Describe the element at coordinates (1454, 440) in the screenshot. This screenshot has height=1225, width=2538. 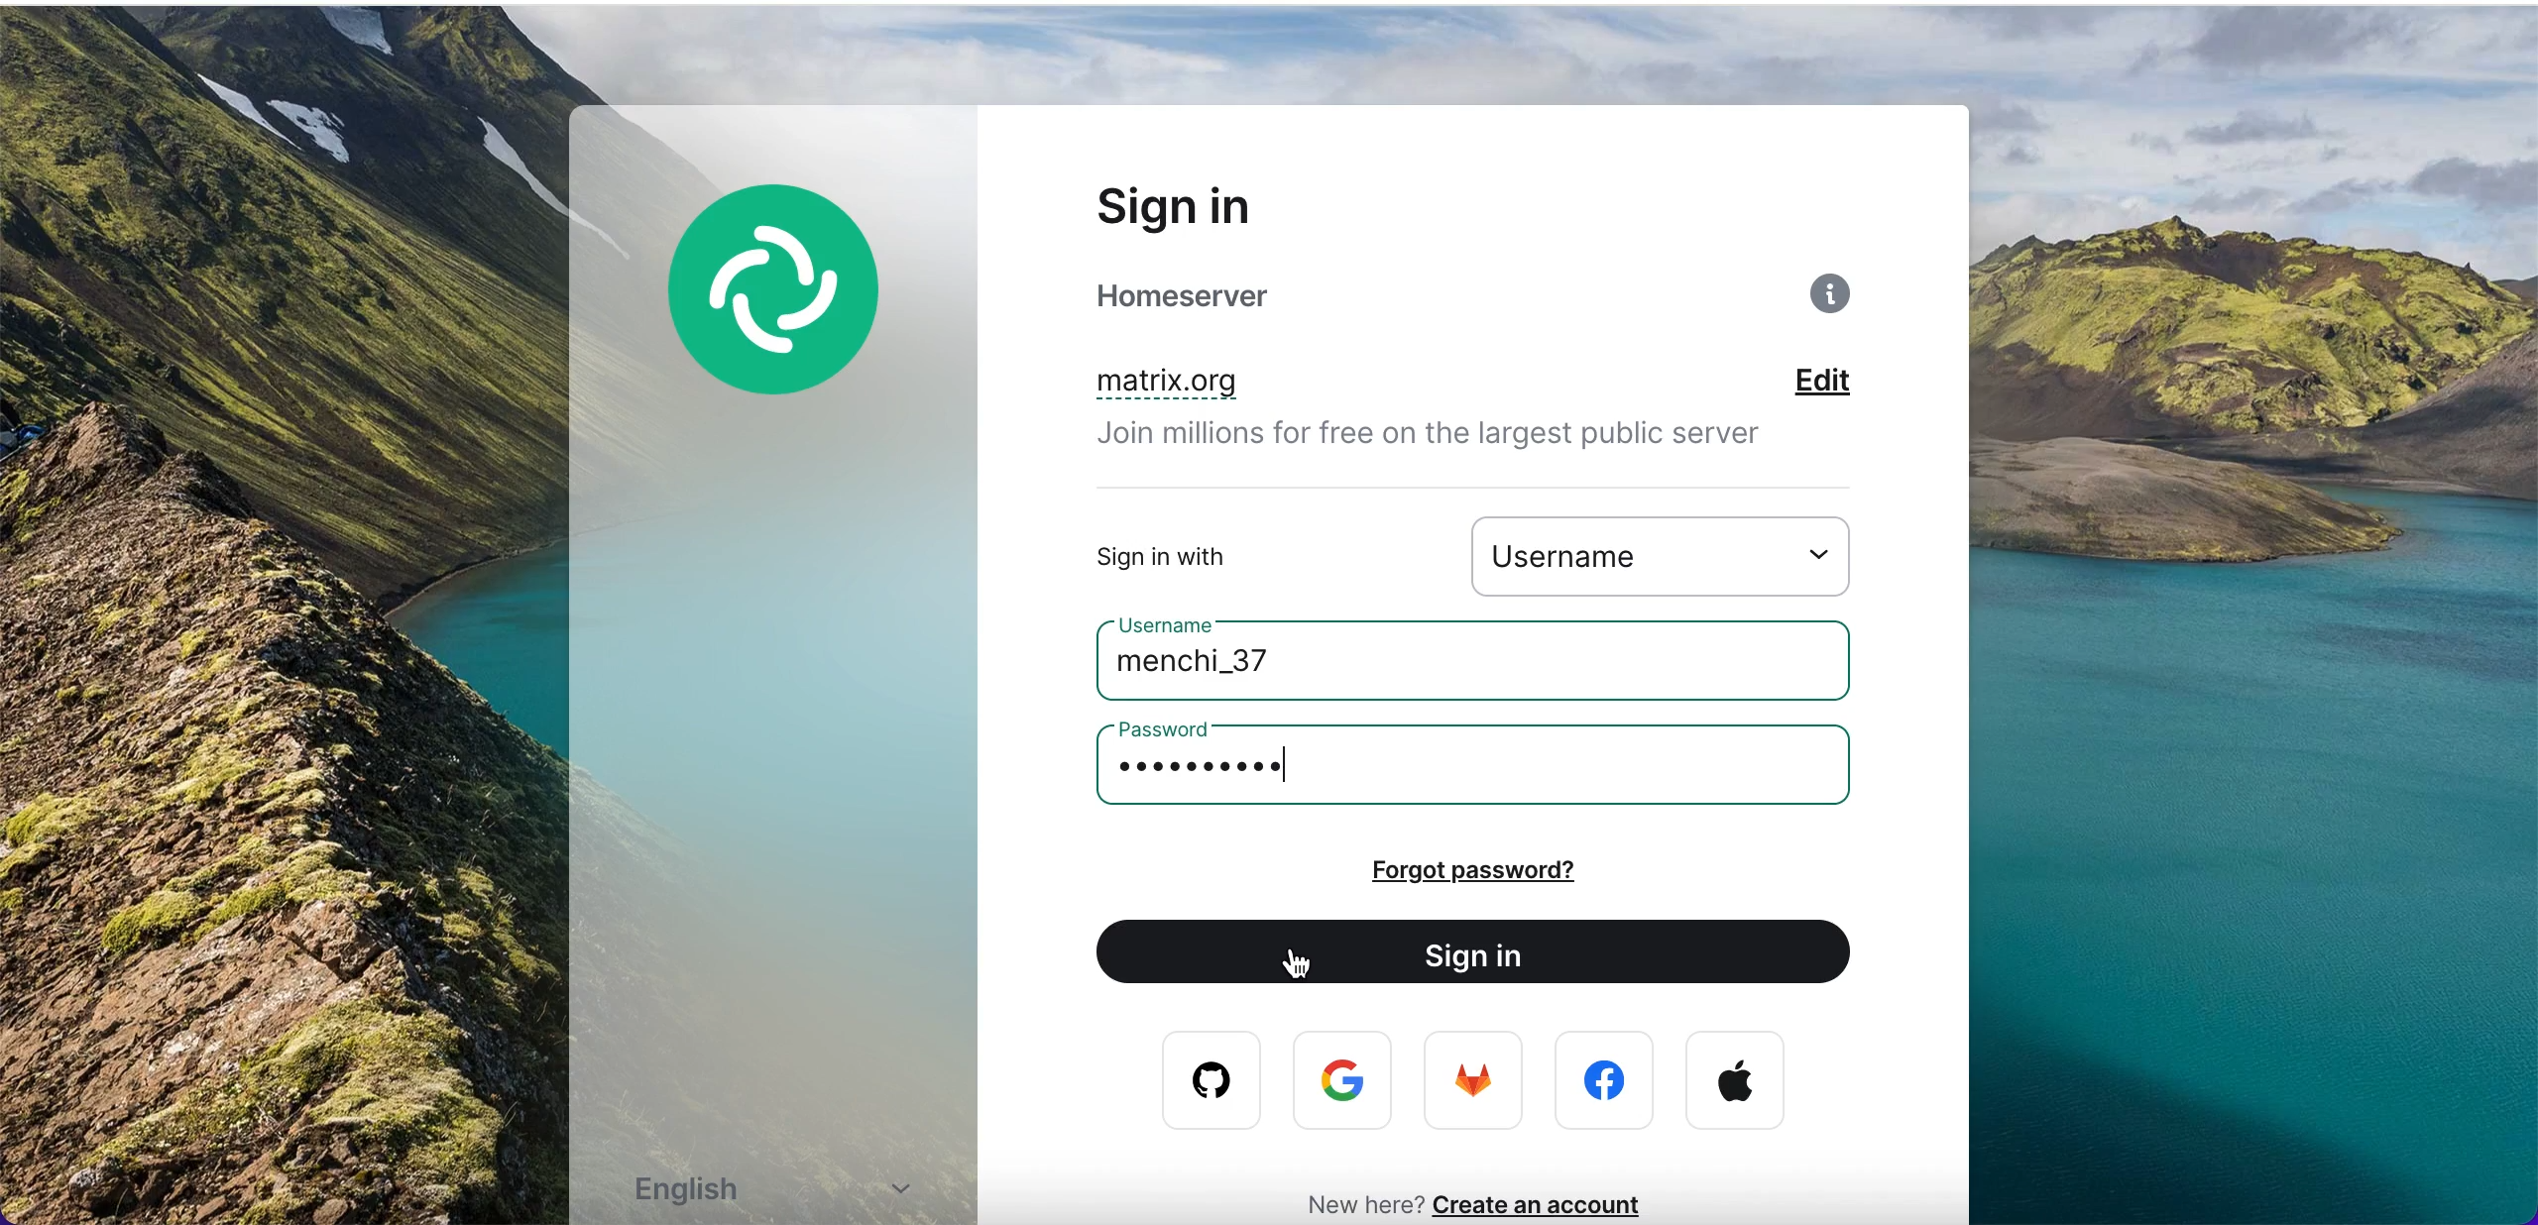
I see `join millions for free on the largest public server` at that location.